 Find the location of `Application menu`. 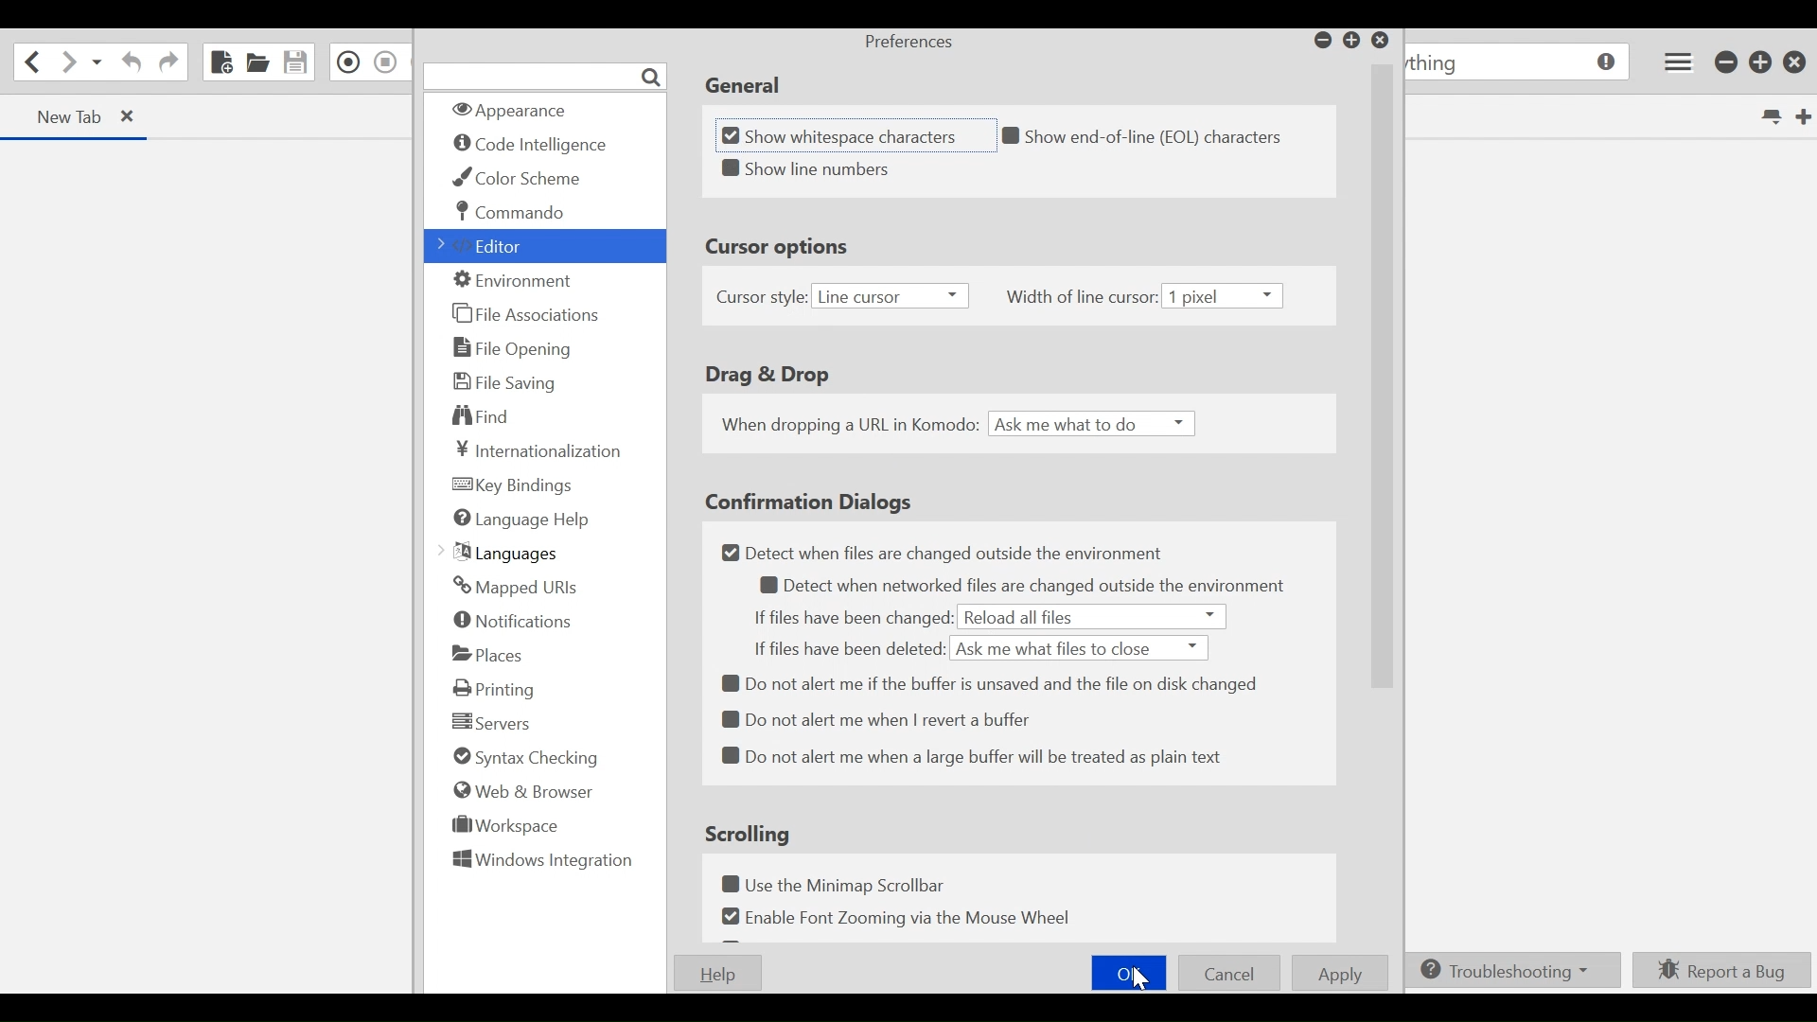

Application menu is located at coordinates (1674, 62).